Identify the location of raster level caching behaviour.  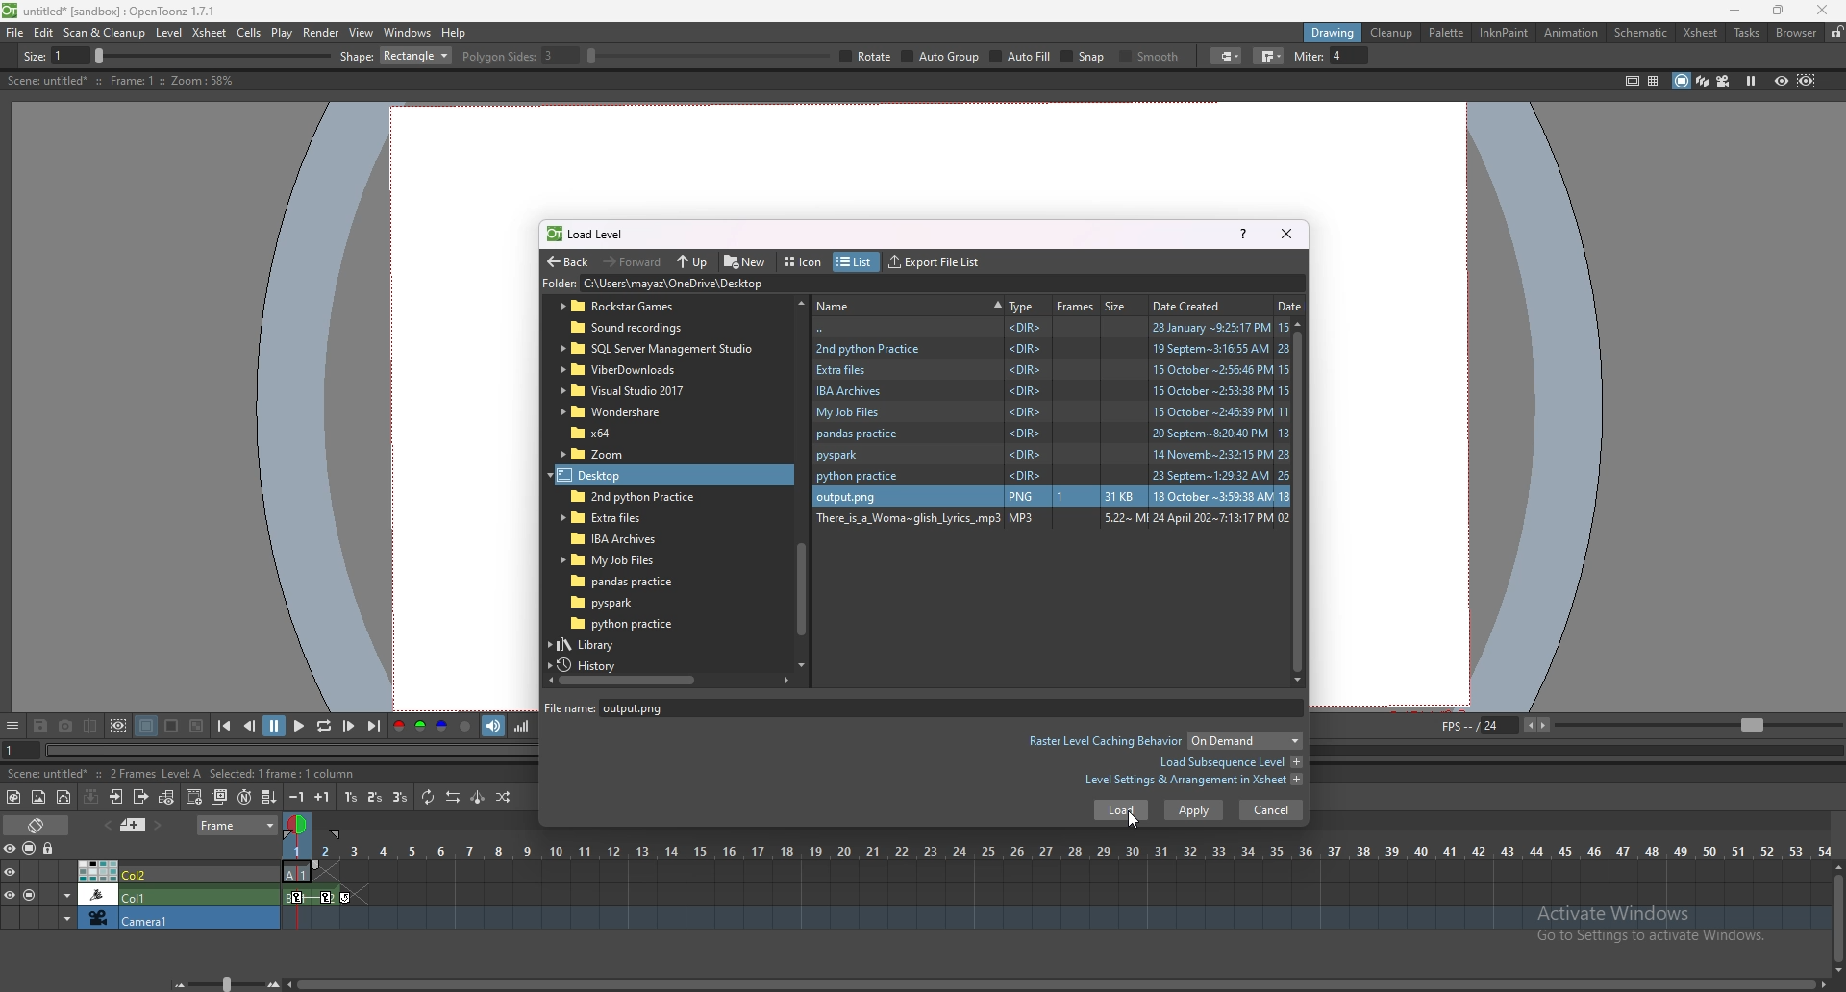
(1163, 743).